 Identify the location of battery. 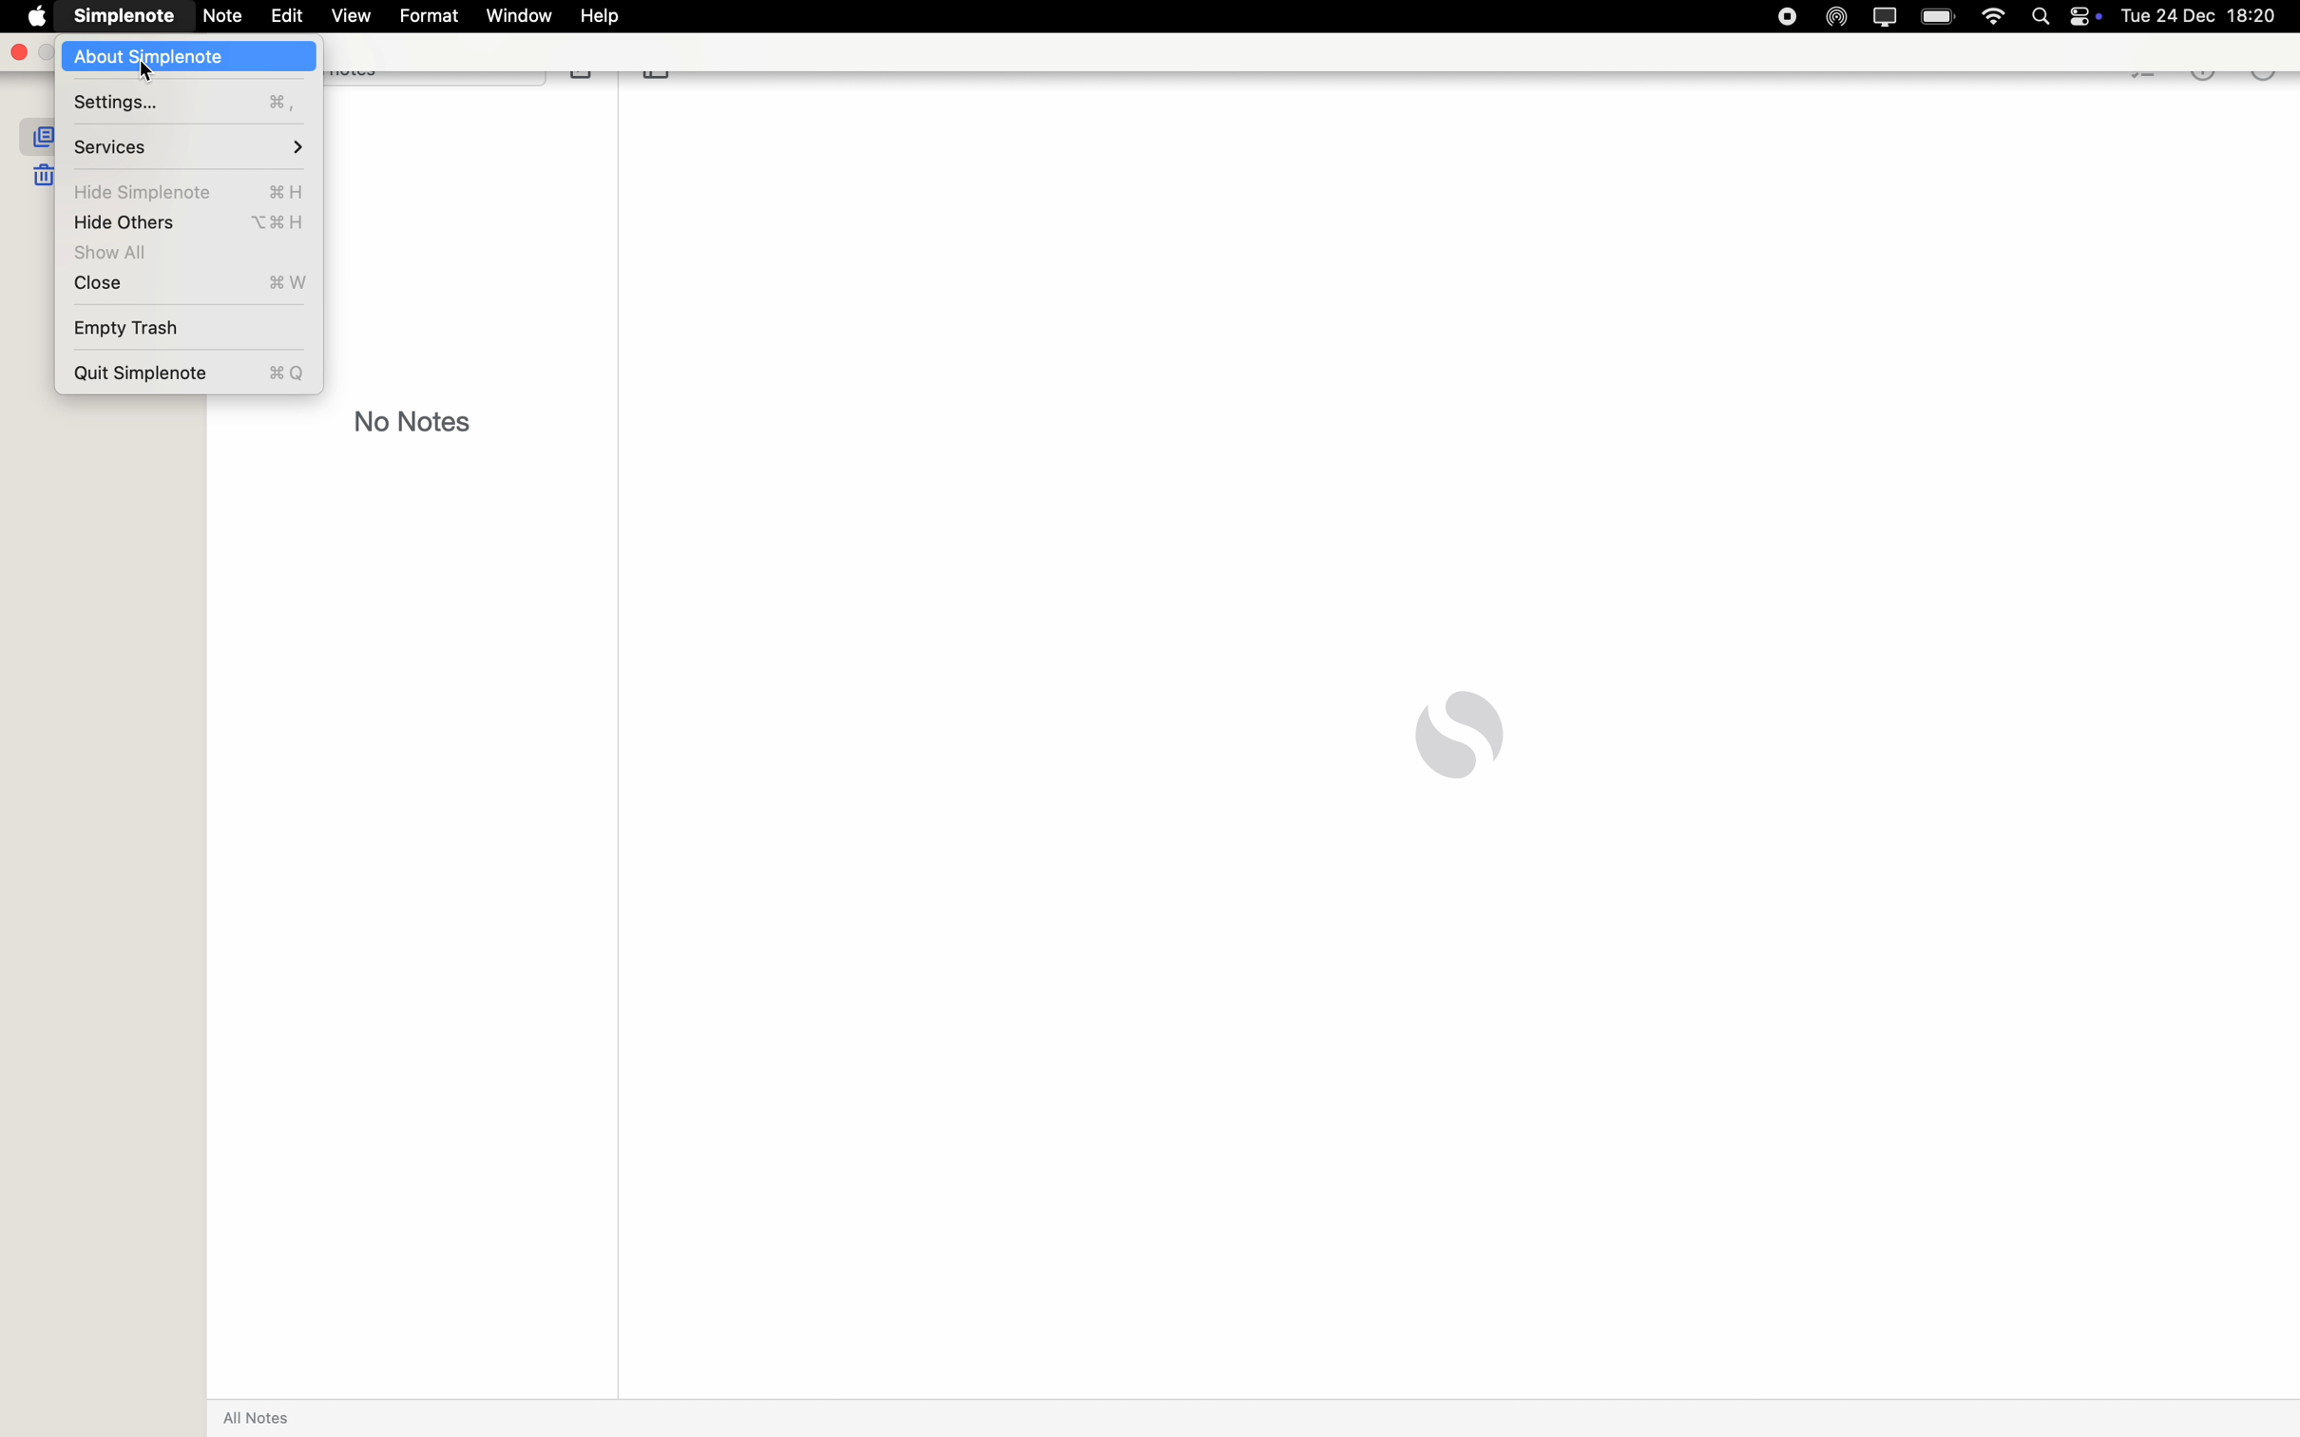
(1941, 16).